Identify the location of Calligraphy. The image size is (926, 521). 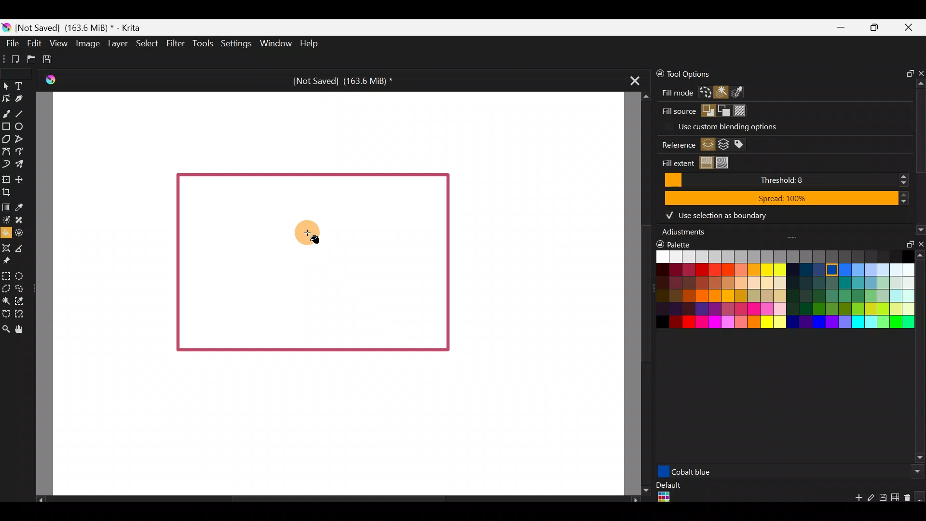
(21, 99).